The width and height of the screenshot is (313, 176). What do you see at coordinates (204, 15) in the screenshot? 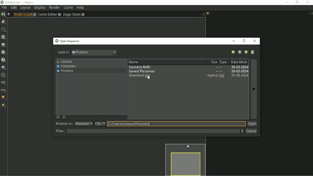
I see `Close` at bounding box center [204, 15].